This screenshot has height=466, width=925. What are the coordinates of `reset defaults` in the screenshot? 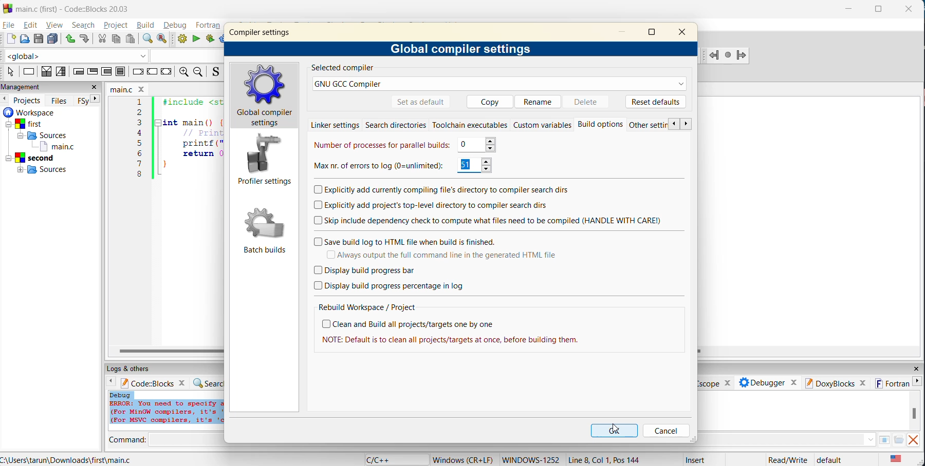 It's located at (655, 102).